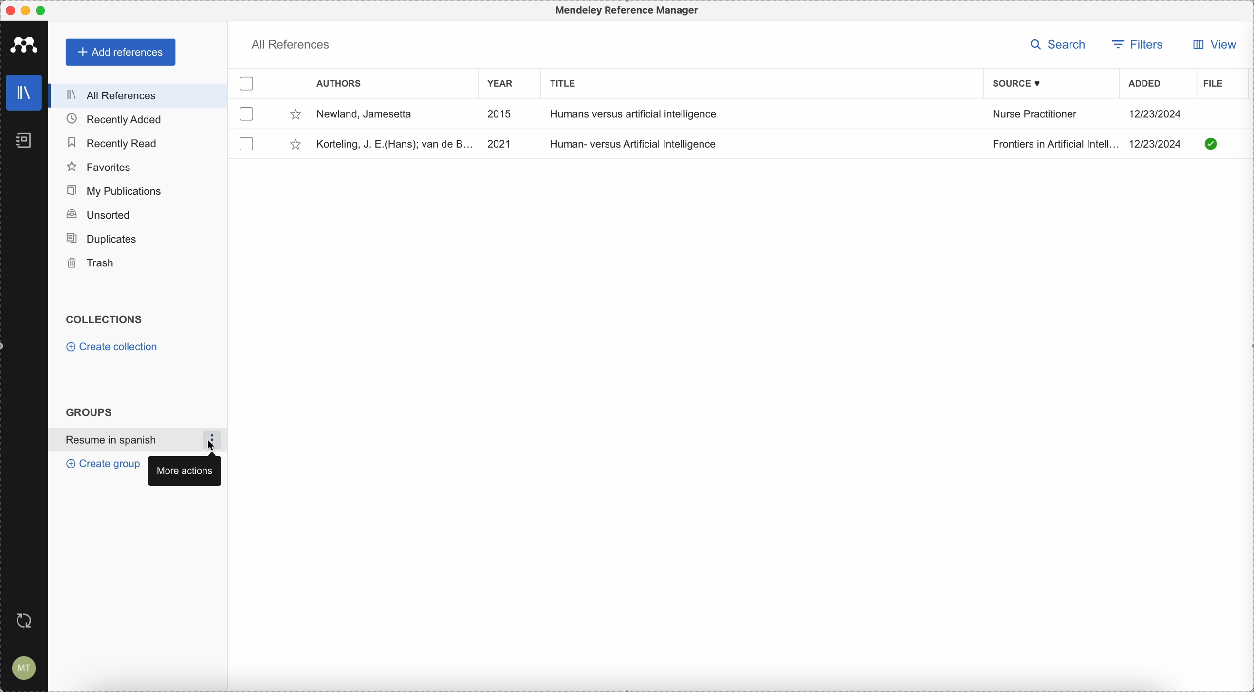 This screenshot has height=692, width=1254. Describe the element at coordinates (121, 53) in the screenshot. I see `add references` at that location.